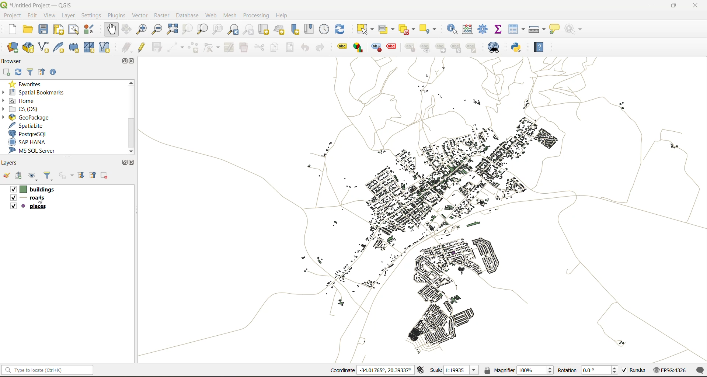  What do you see at coordinates (111, 28) in the screenshot?
I see `pan map` at bounding box center [111, 28].